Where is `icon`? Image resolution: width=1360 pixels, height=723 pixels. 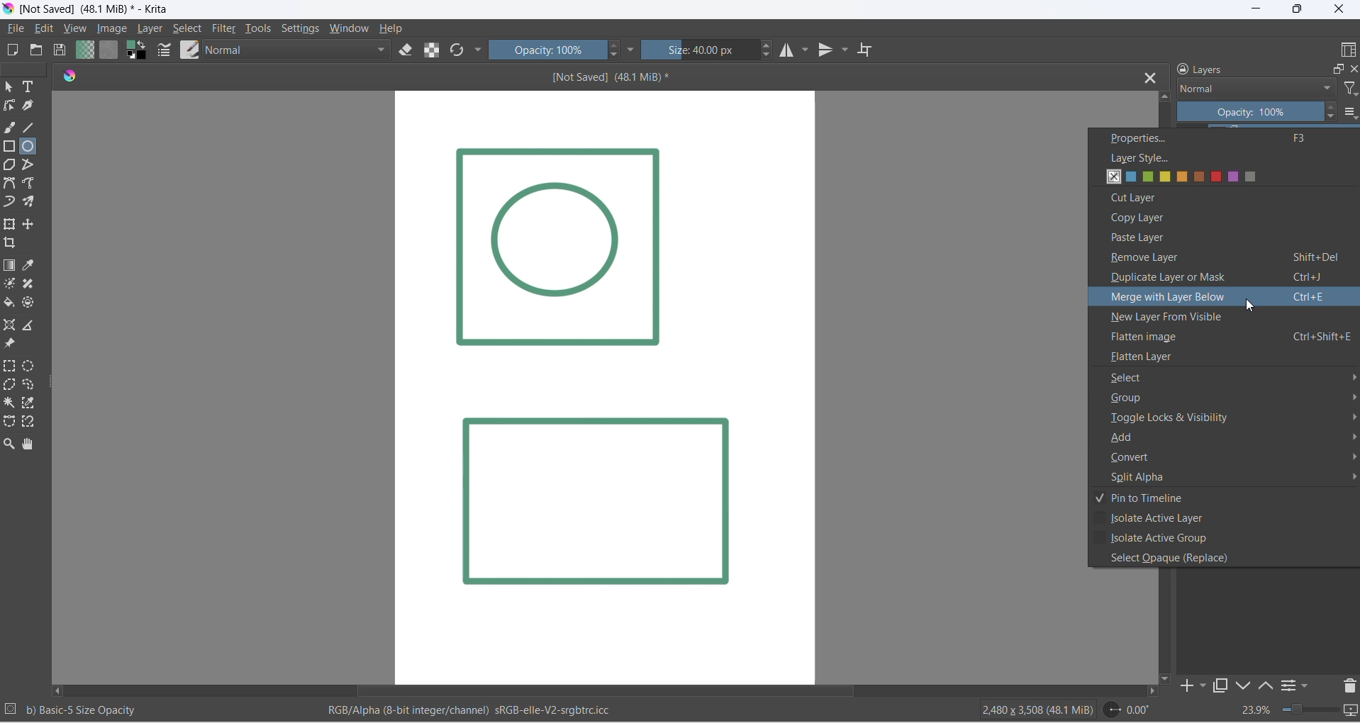 icon is located at coordinates (65, 79).